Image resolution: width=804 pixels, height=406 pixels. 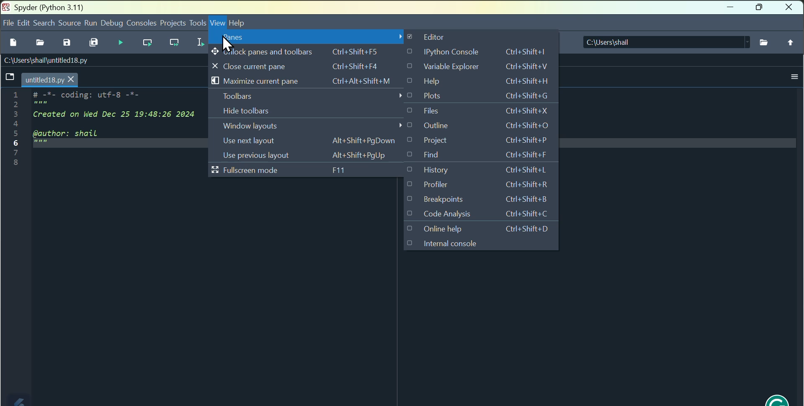 What do you see at coordinates (313, 82) in the screenshot?
I see `Maximise current pane` at bounding box center [313, 82].